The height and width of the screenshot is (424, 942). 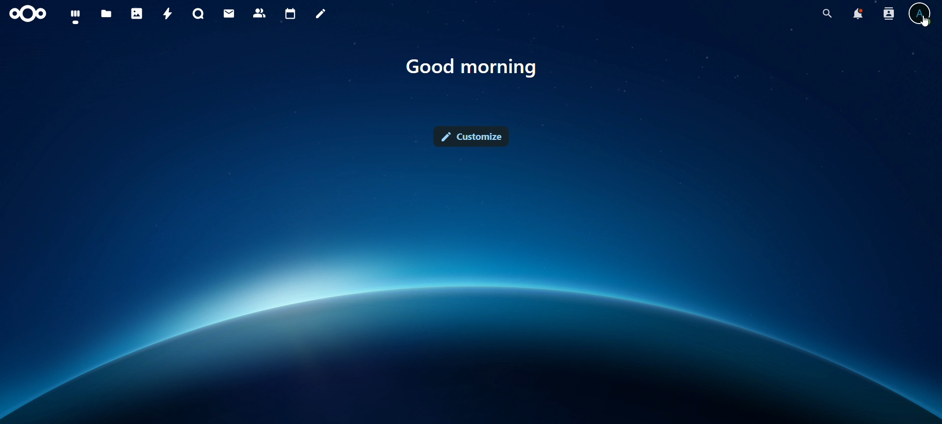 What do you see at coordinates (230, 15) in the screenshot?
I see `mail` at bounding box center [230, 15].